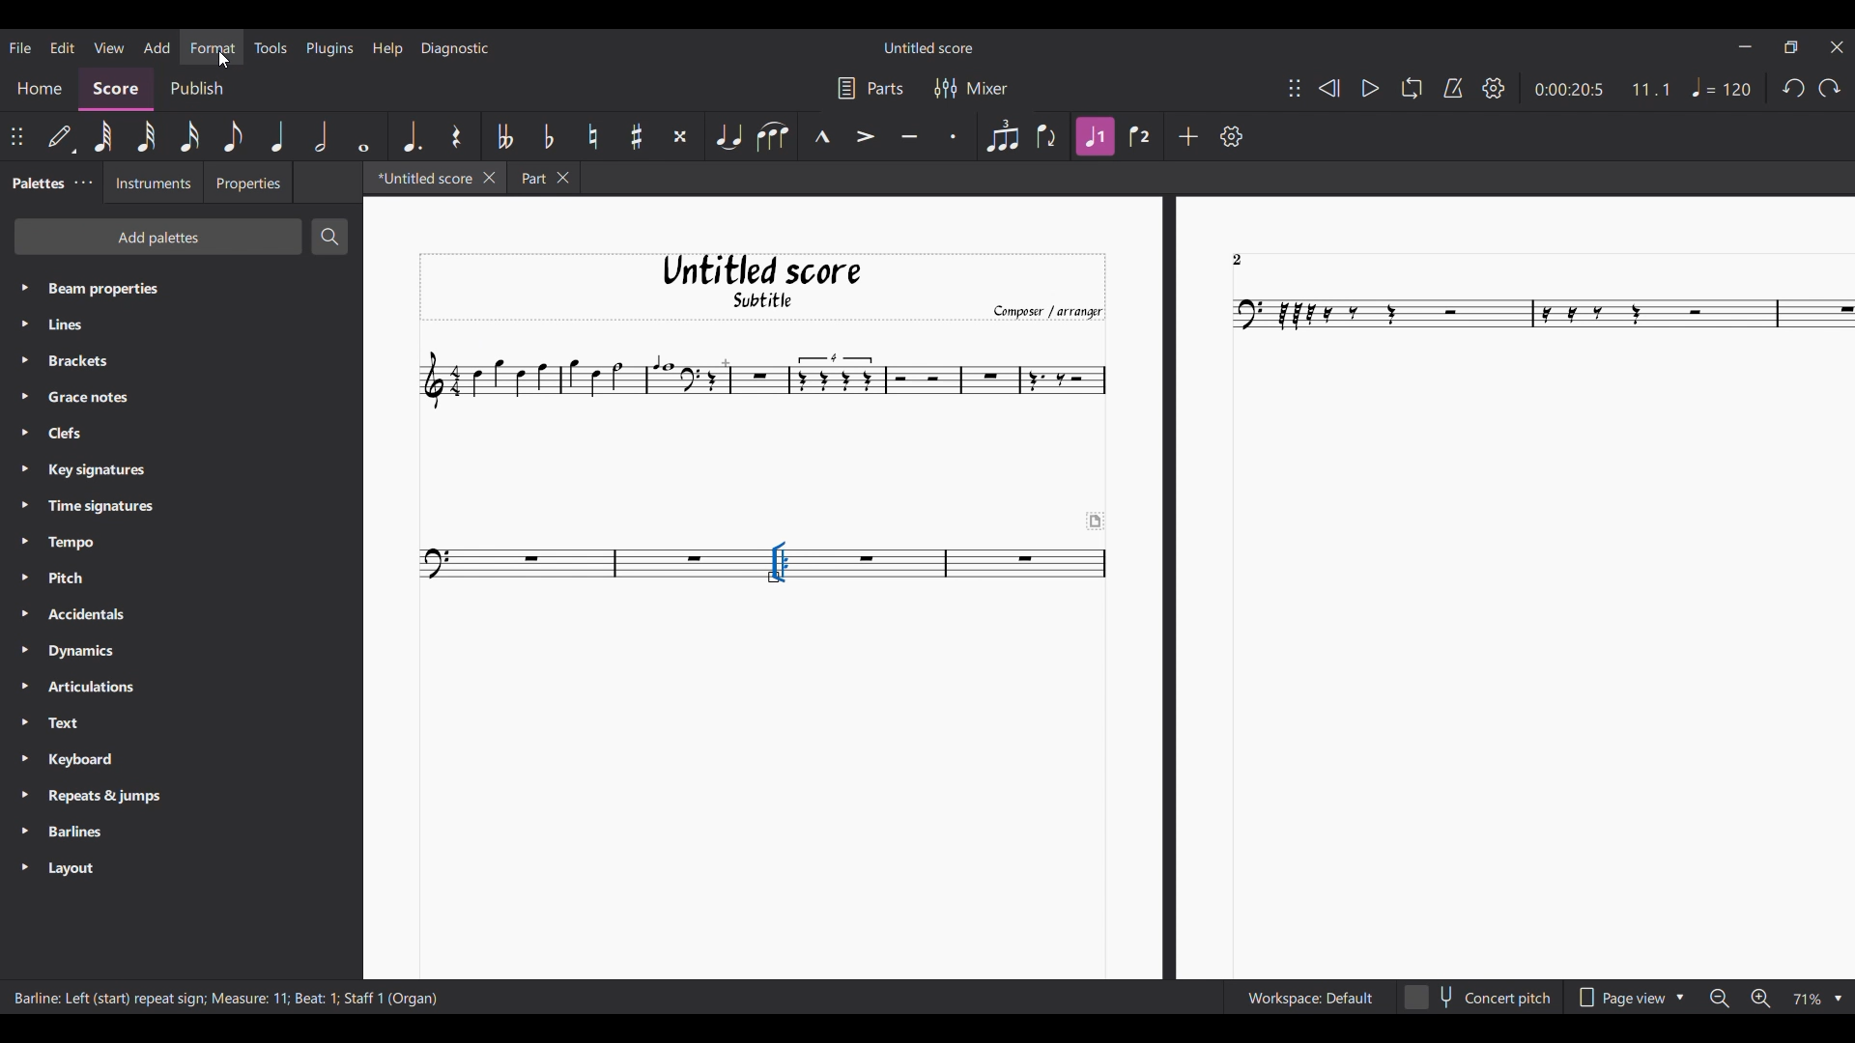  What do you see at coordinates (222, 60) in the screenshot?
I see `Cursor` at bounding box center [222, 60].